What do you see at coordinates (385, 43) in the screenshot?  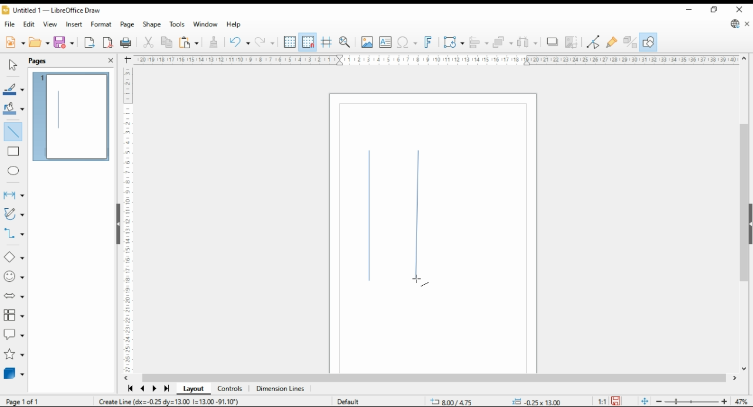 I see `insert textbox` at bounding box center [385, 43].